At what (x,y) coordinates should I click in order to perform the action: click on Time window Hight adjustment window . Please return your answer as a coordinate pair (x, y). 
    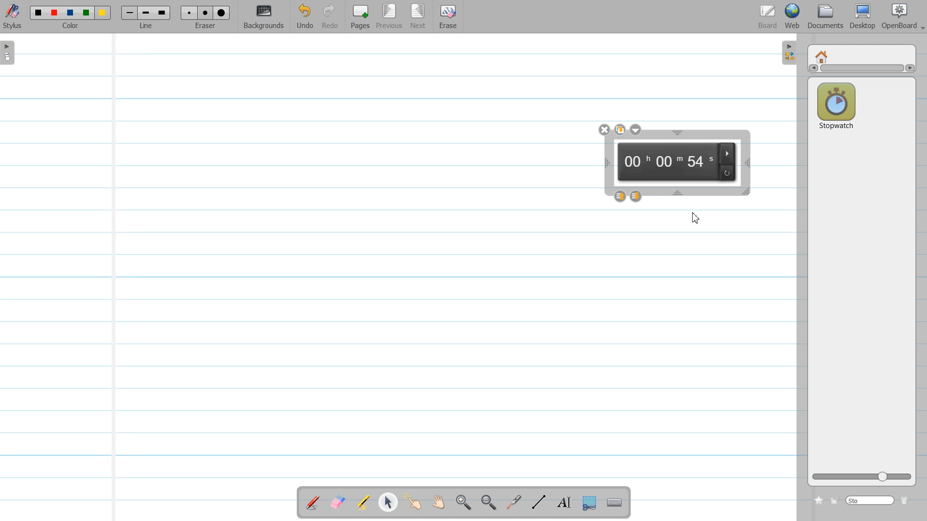
    Looking at the image, I should click on (677, 133).